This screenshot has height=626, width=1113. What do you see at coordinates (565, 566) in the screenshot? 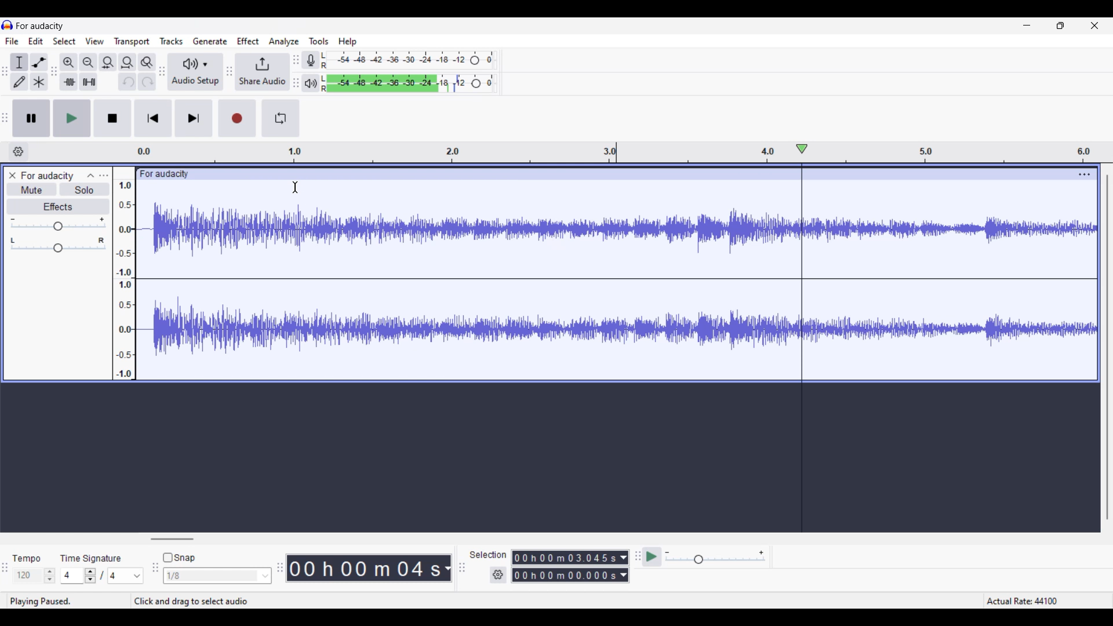
I see `0 0 h 0 0 m 0 0 0 0 0 s     0 0 h 02 m 1 3 0 6 8 s` at bounding box center [565, 566].